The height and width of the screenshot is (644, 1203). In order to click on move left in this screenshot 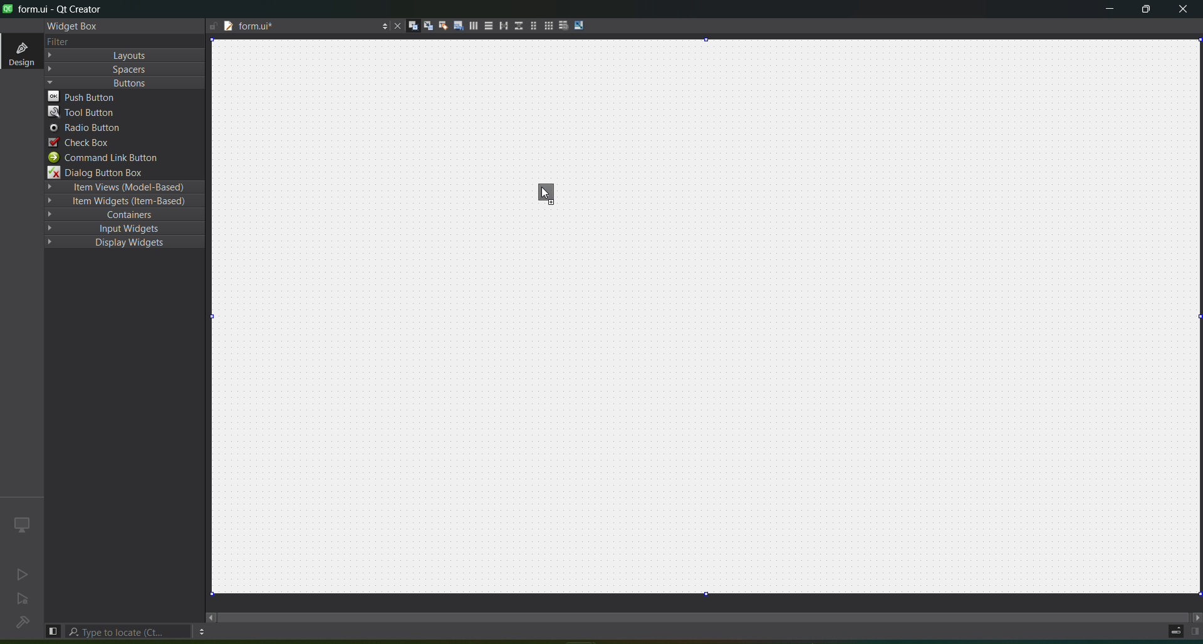, I will do `click(209, 616)`.